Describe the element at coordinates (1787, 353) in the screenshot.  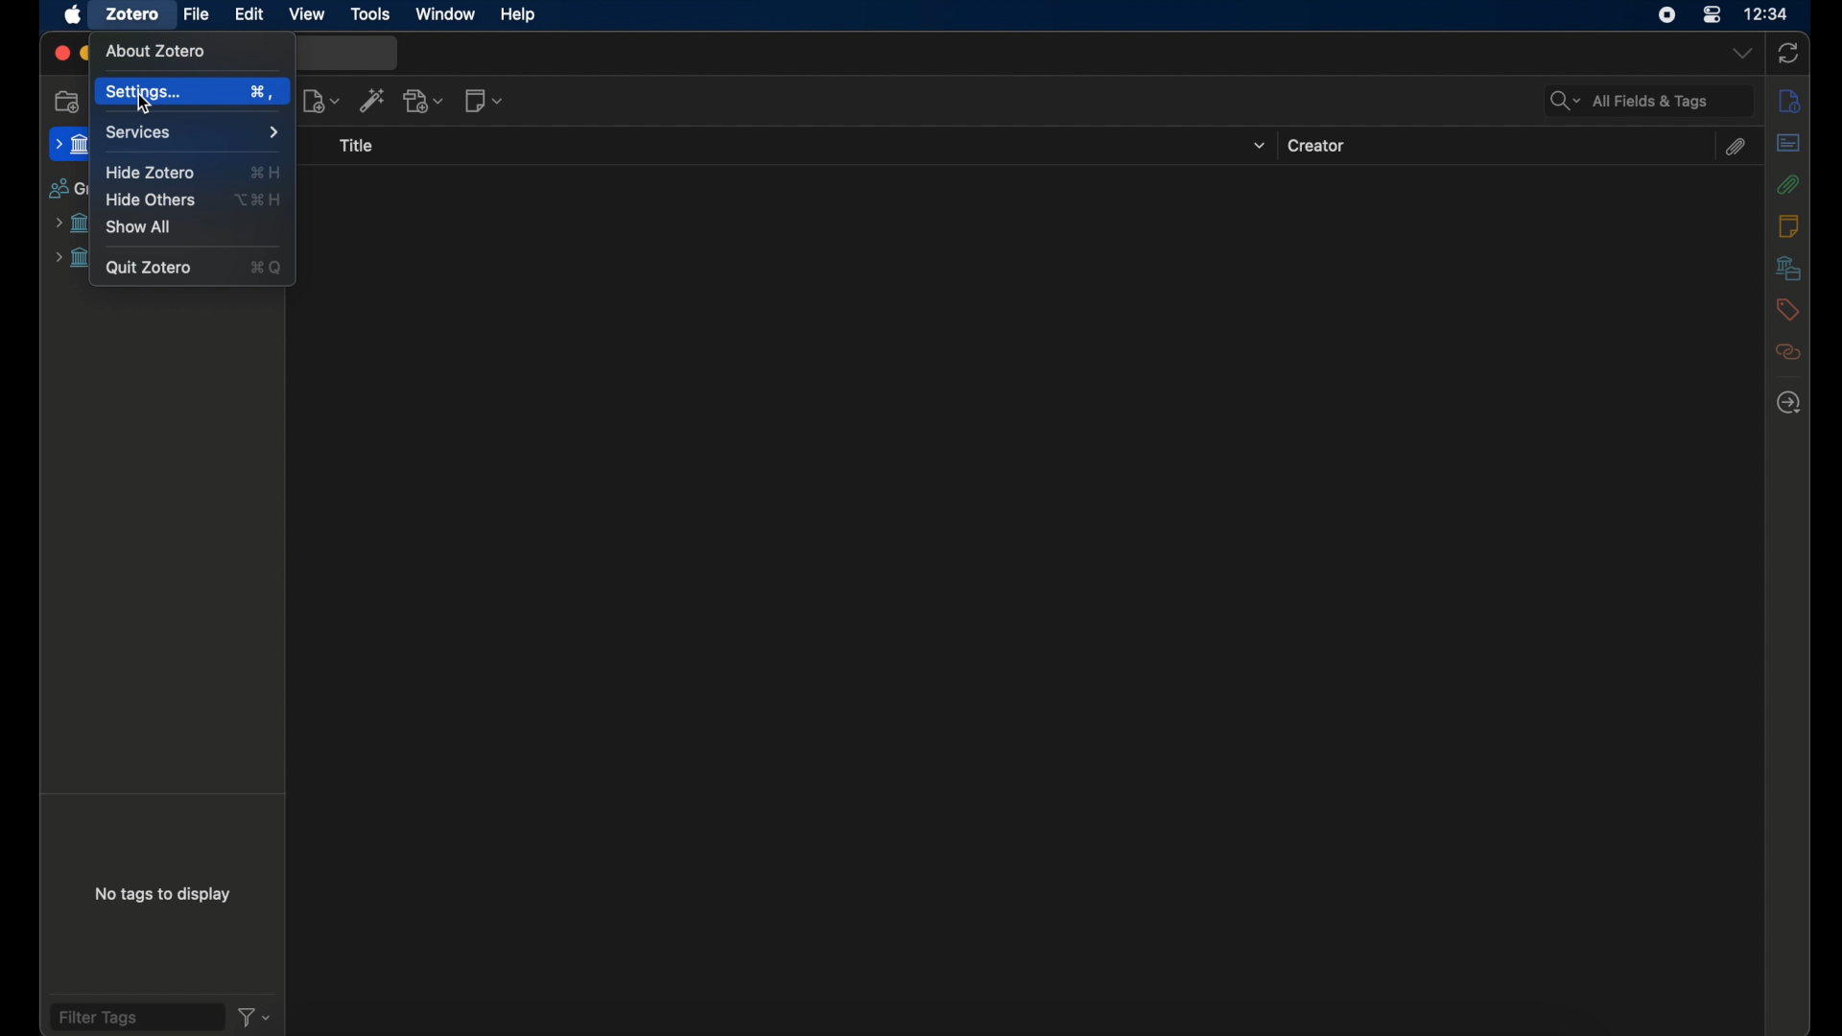
I see `related` at that location.